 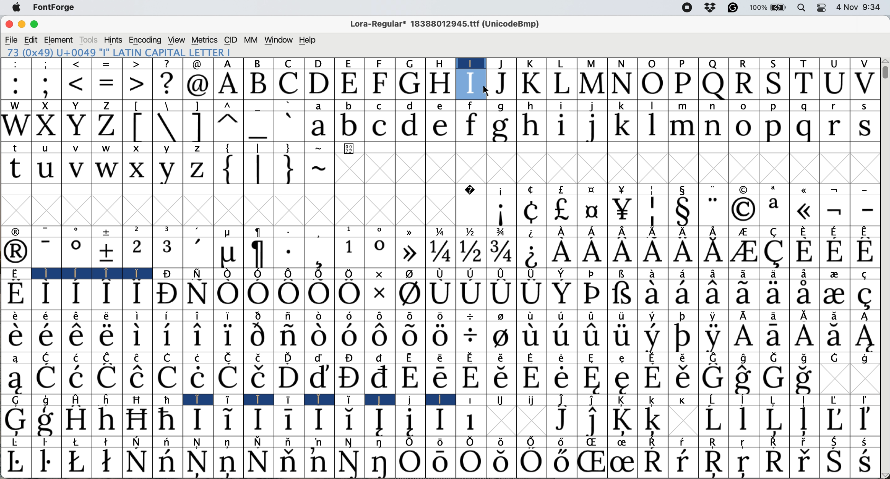 What do you see at coordinates (378, 377) in the screenshot?
I see `Symbol` at bounding box center [378, 377].